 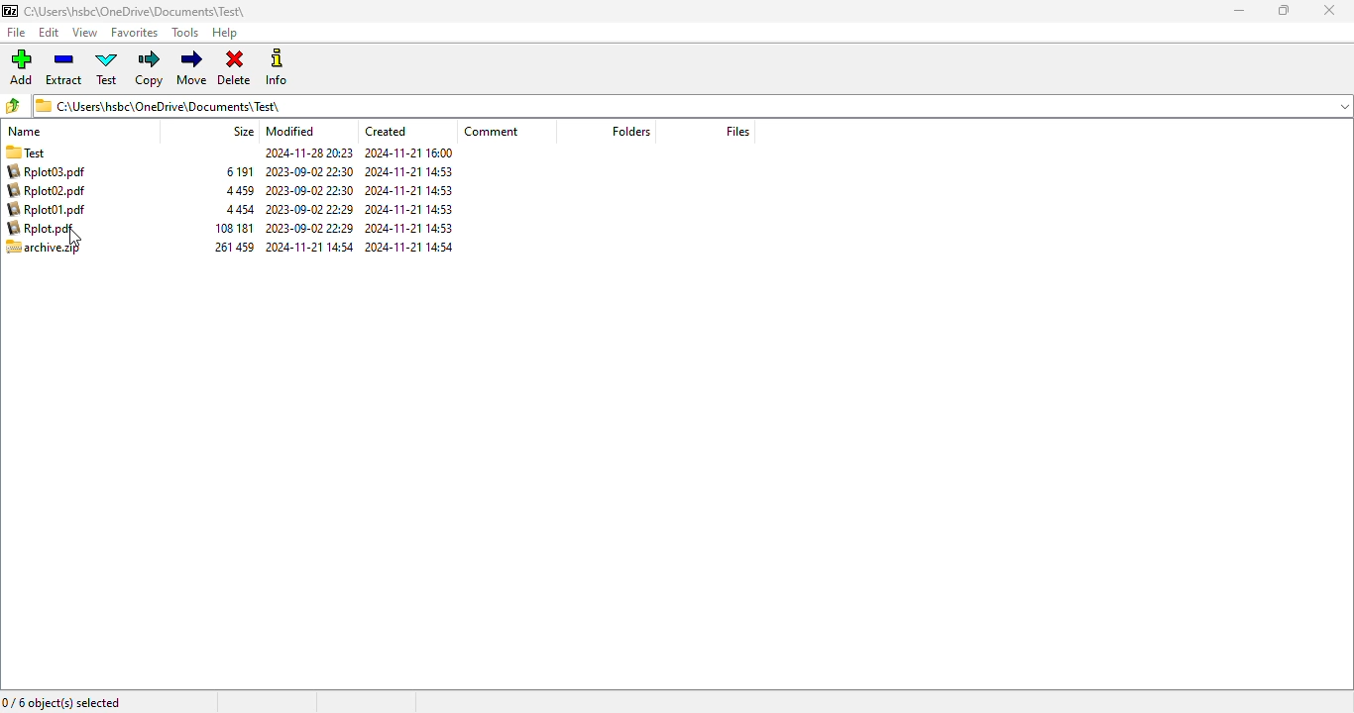 I want to click on cursor, so click(x=74, y=238).